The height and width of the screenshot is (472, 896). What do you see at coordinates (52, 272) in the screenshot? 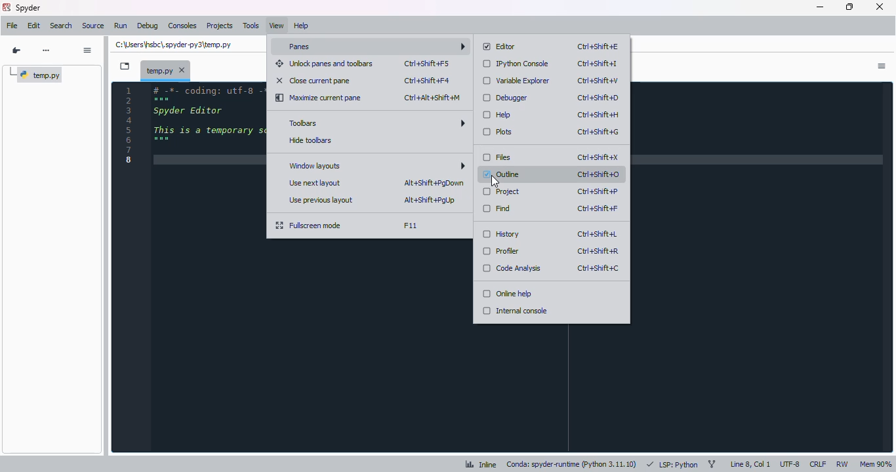
I see `outline explorer panel` at bounding box center [52, 272].